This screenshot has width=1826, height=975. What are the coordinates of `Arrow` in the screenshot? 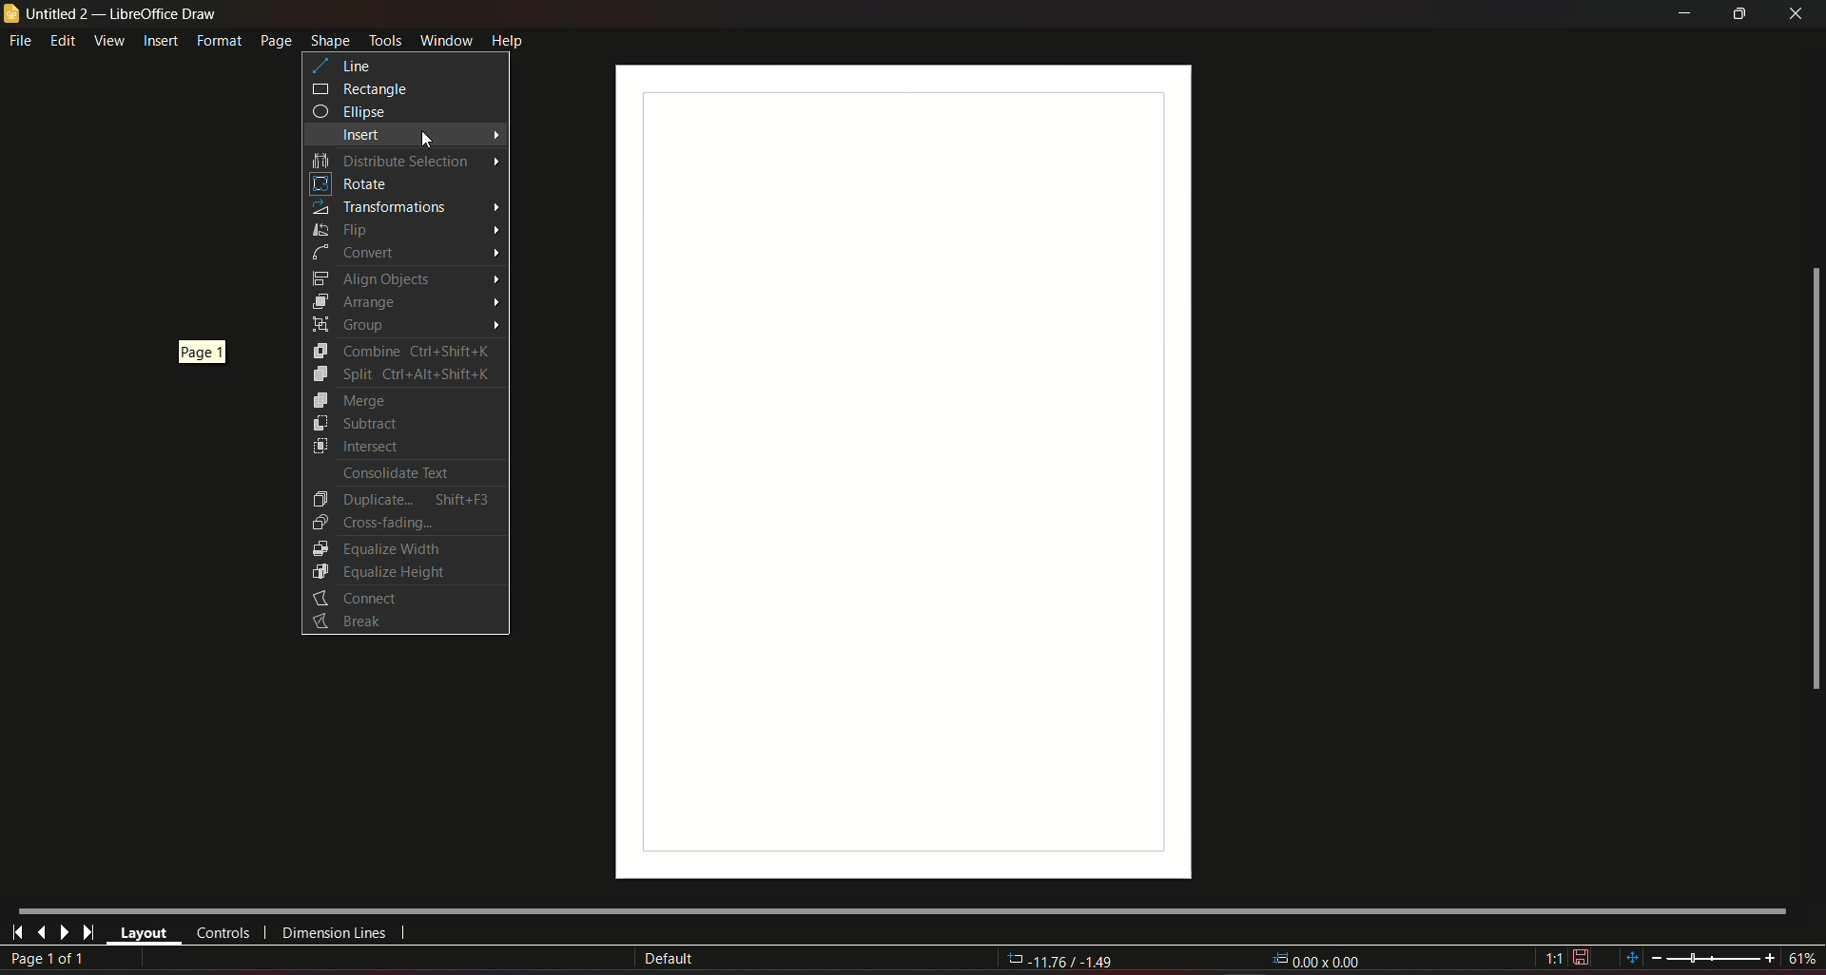 It's located at (493, 207).